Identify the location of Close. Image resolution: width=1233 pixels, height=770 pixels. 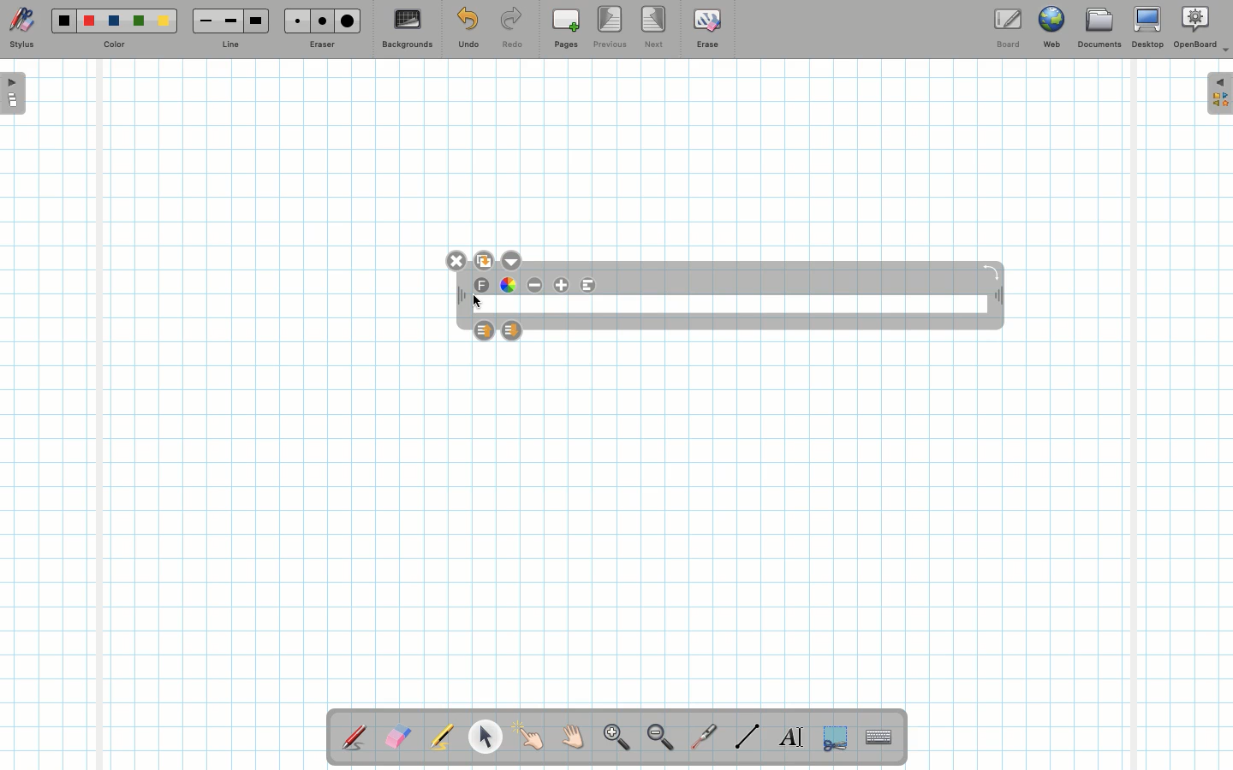
(456, 261).